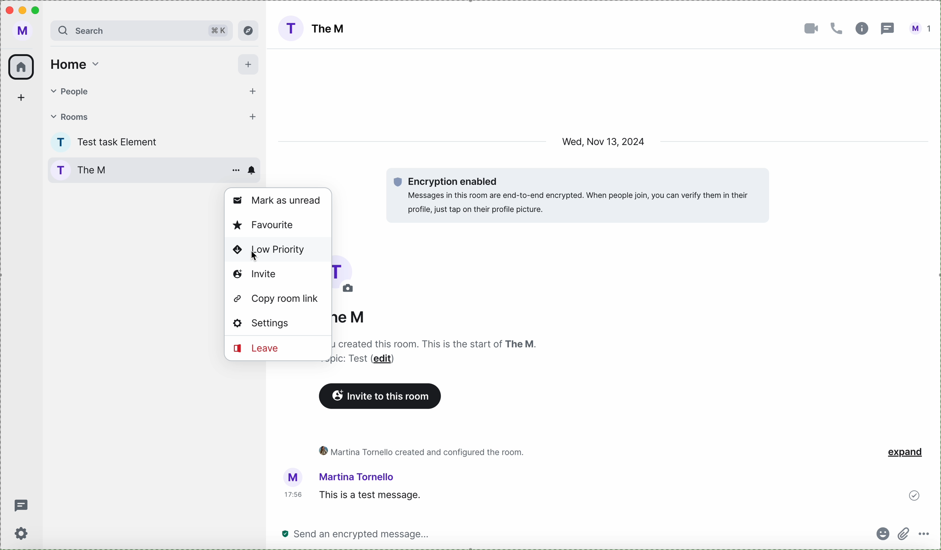 This screenshot has height=550, width=941. Describe the element at coordinates (265, 225) in the screenshot. I see `favorite` at that location.